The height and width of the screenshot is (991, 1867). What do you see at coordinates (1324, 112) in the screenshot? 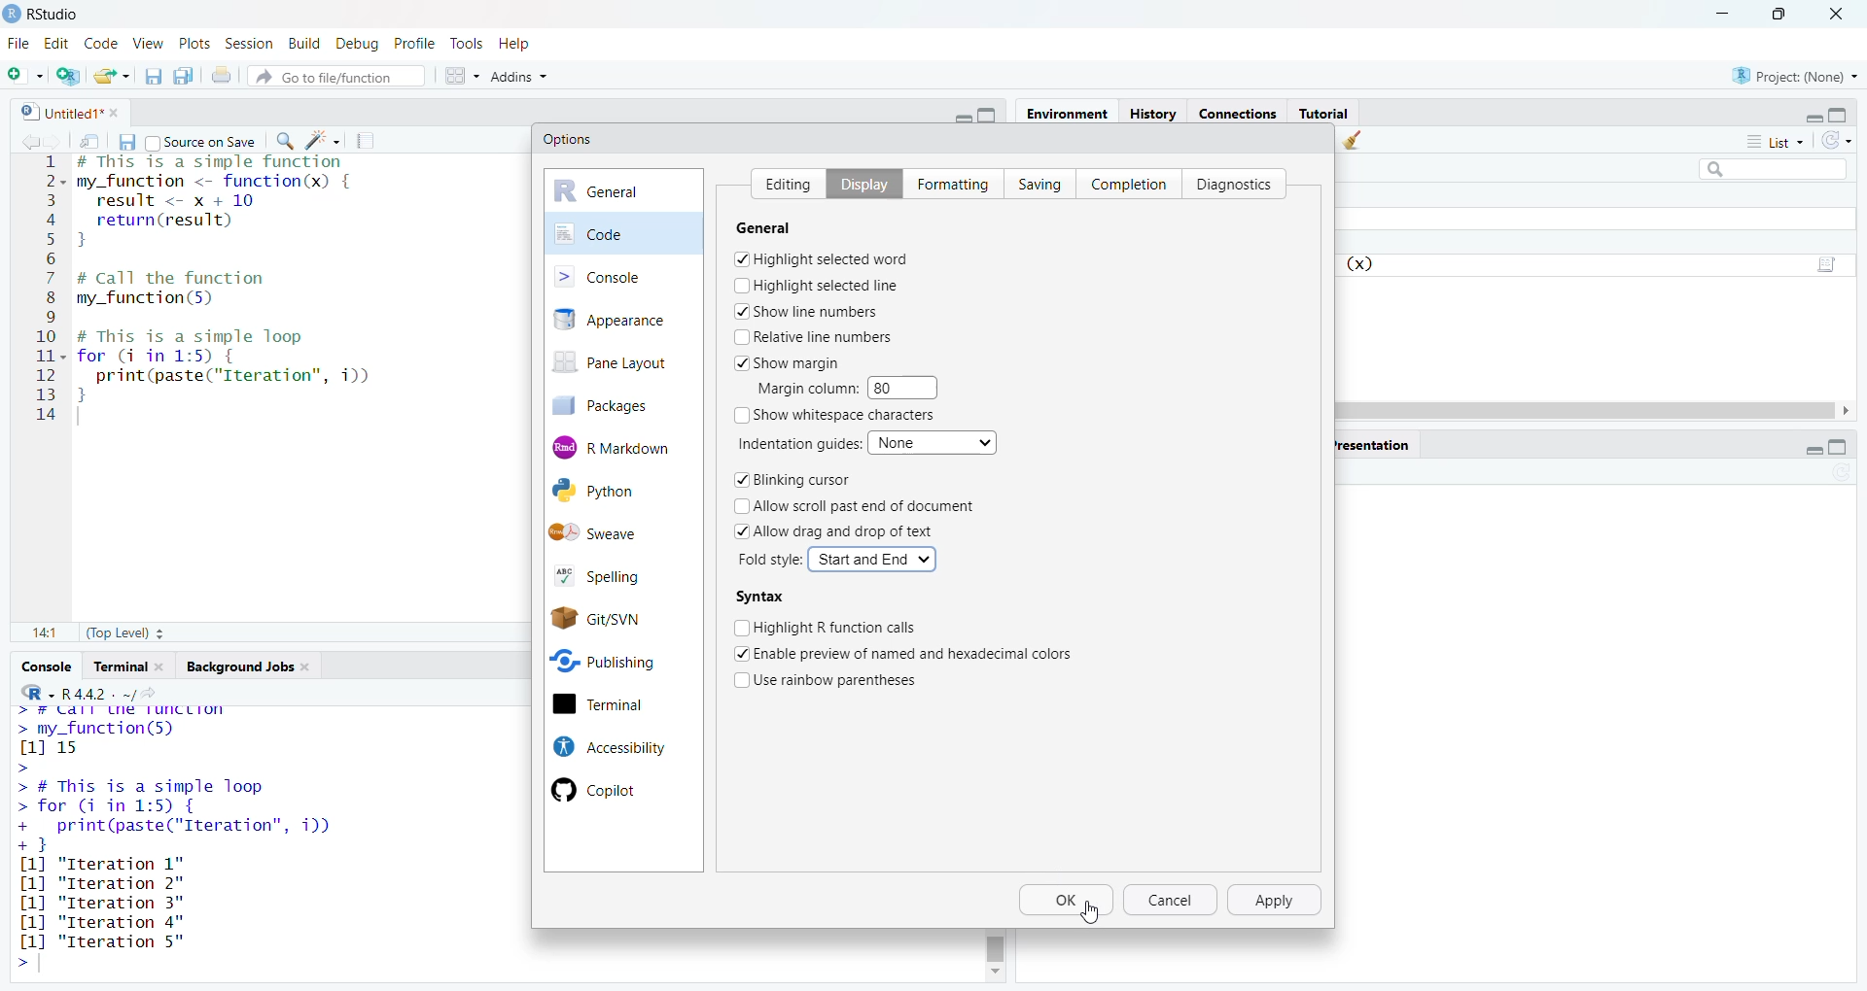
I see `Tutorial` at bounding box center [1324, 112].